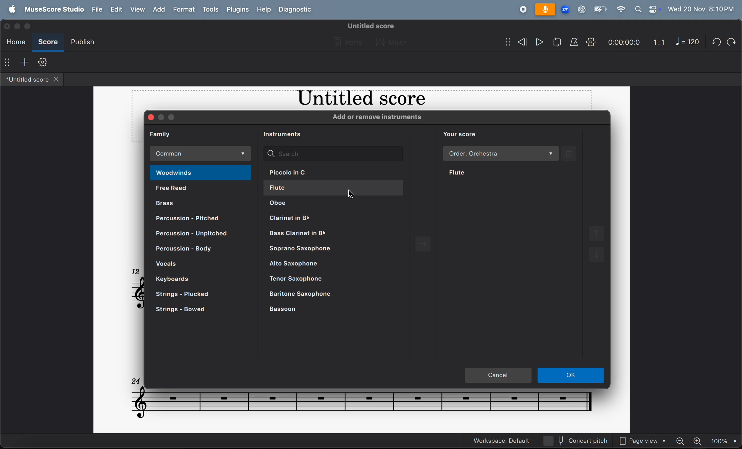 Image resolution: width=742 pixels, height=449 pixels. I want to click on close, so click(59, 80).